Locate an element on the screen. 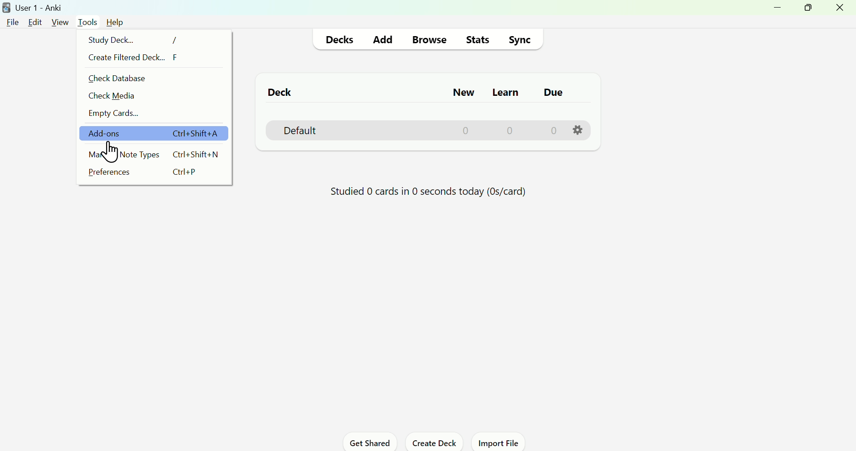 The width and height of the screenshot is (856, 451). 0 is located at coordinates (510, 130).